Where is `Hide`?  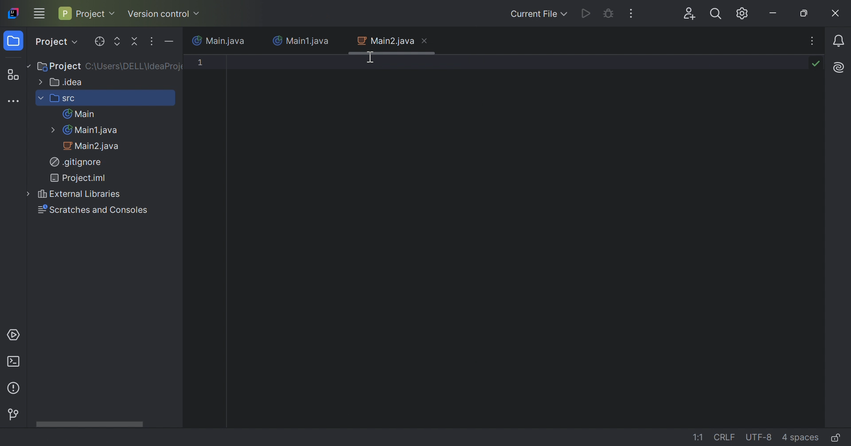 Hide is located at coordinates (170, 42).